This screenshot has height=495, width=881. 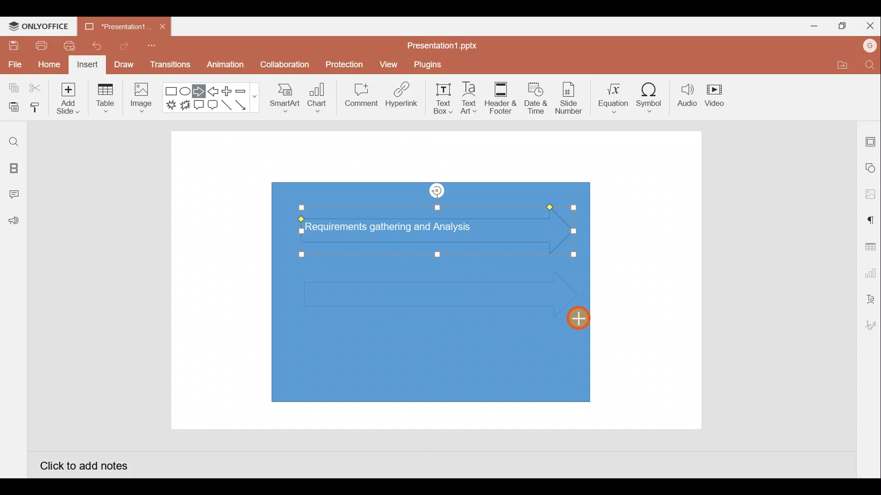 What do you see at coordinates (186, 91) in the screenshot?
I see `Ellipse` at bounding box center [186, 91].